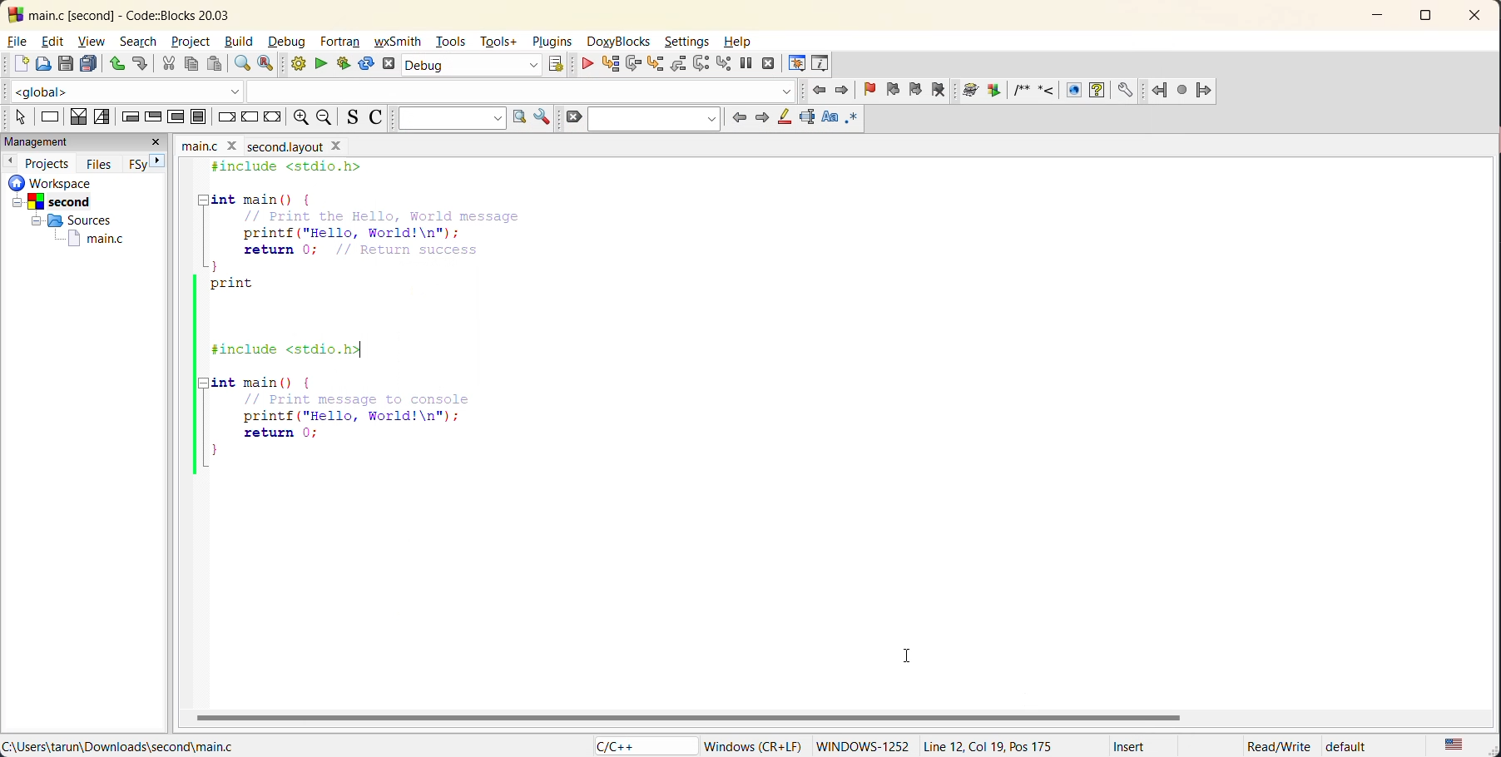  Describe the element at coordinates (368, 64) in the screenshot. I see `rebuild` at that location.